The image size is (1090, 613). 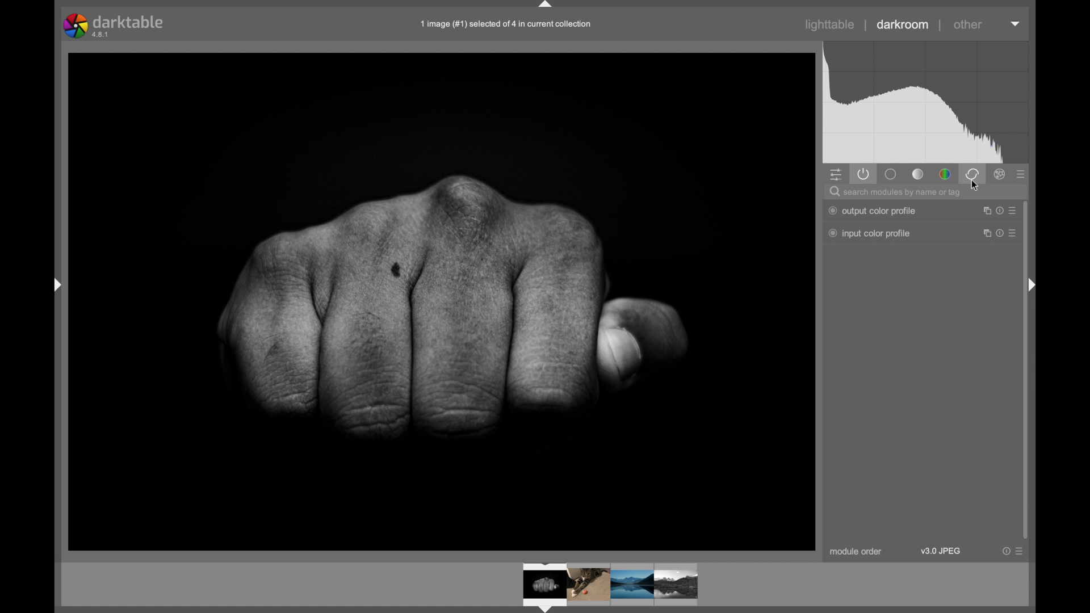 What do you see at coordinates (442, 301) in the screenshot?
I see `photo` at bounding box center [442, 301].